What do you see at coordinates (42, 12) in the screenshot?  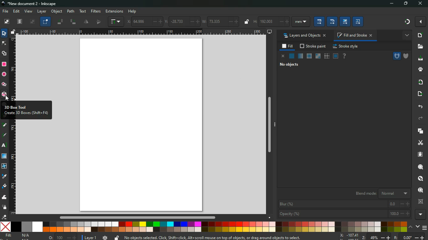 I see `layer` at bounding box center [42, 12].